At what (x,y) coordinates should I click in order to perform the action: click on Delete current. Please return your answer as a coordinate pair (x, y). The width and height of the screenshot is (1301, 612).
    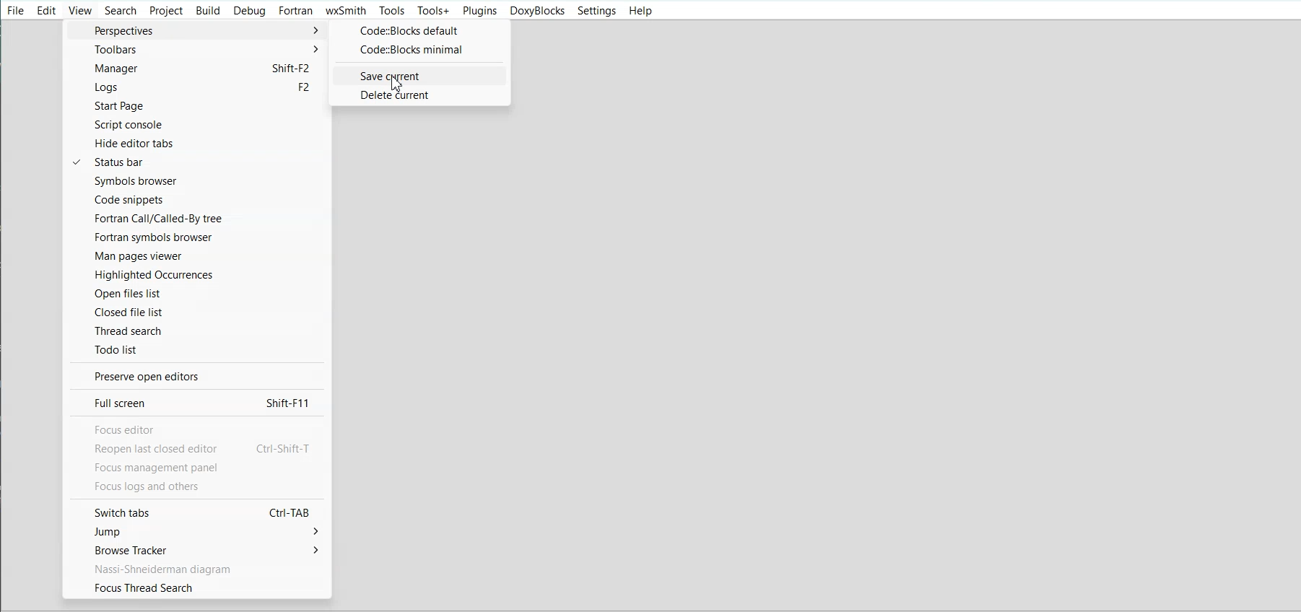
    Looking at the image, I should click on (422, 96).